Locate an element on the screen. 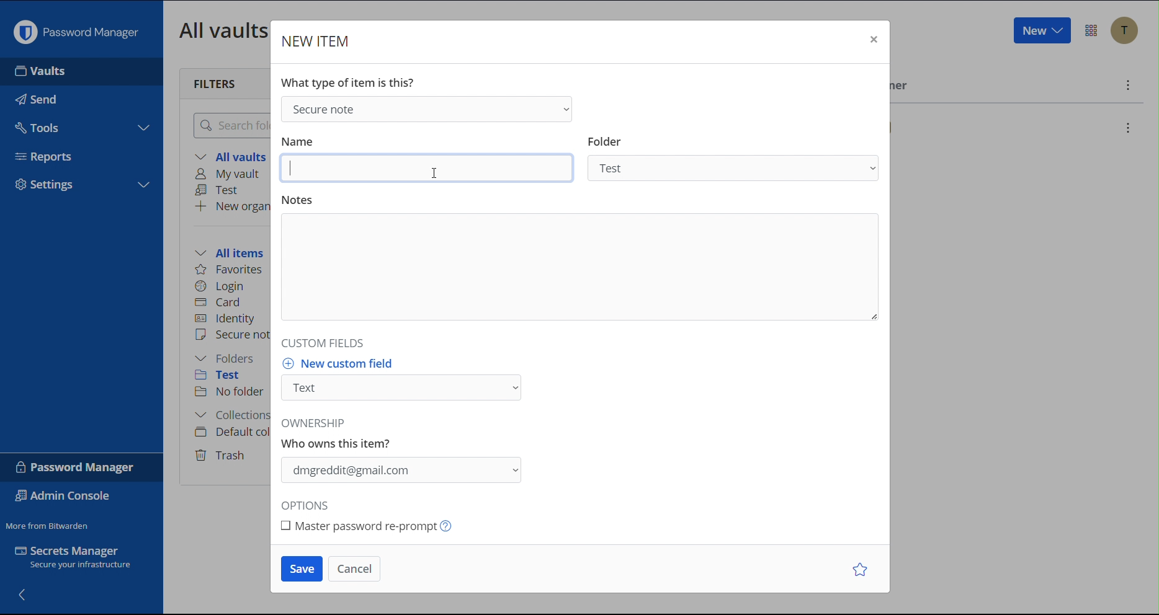  Accounts is located at coordinates (1124, 30).